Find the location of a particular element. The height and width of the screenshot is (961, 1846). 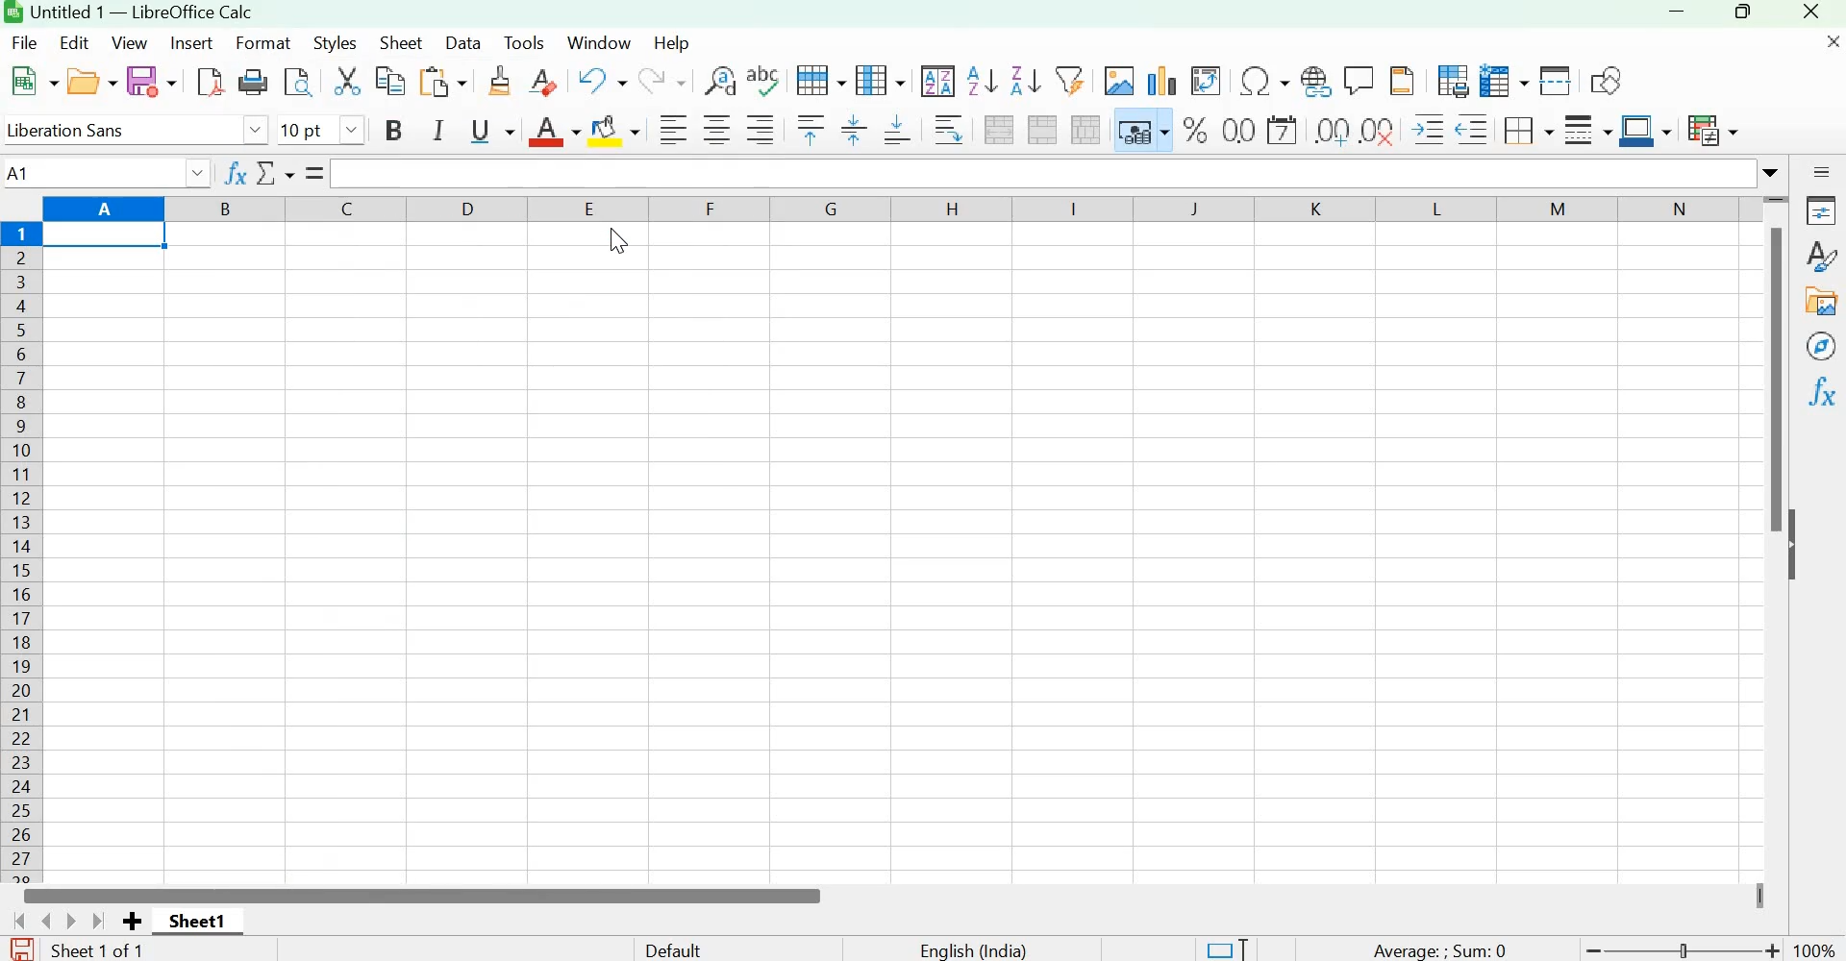

workspace is located at coordinates (900, 553).